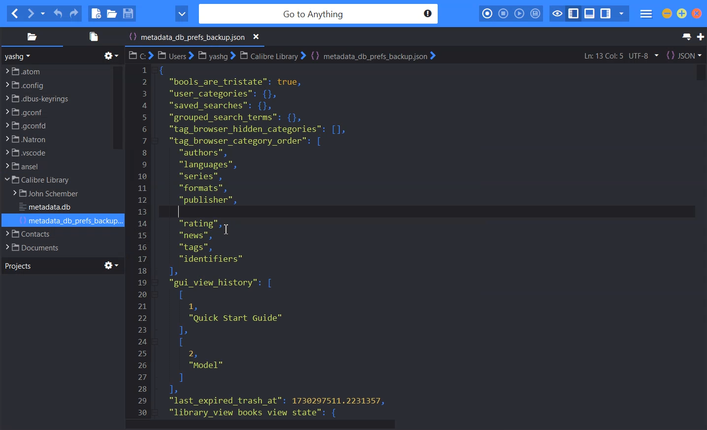  What do you see at coordinates (92, 36) in the screenshot?
I see `Open files` at bounding box center [92, 36].